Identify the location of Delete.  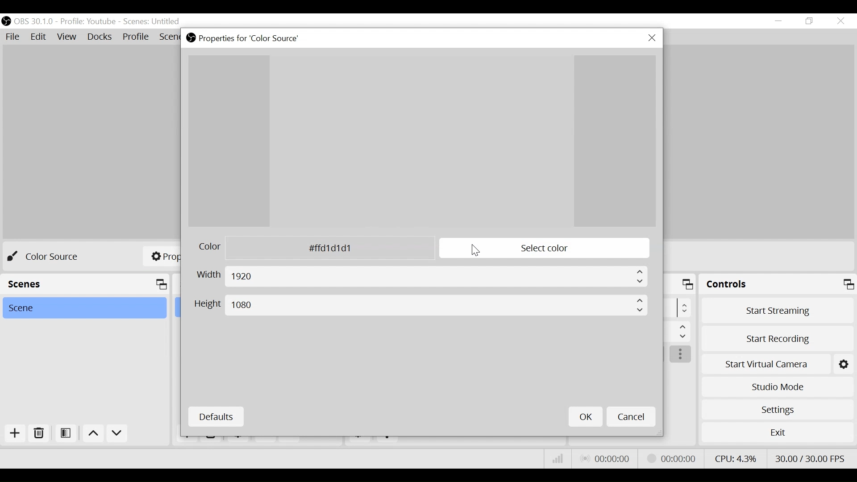
(39, 433).